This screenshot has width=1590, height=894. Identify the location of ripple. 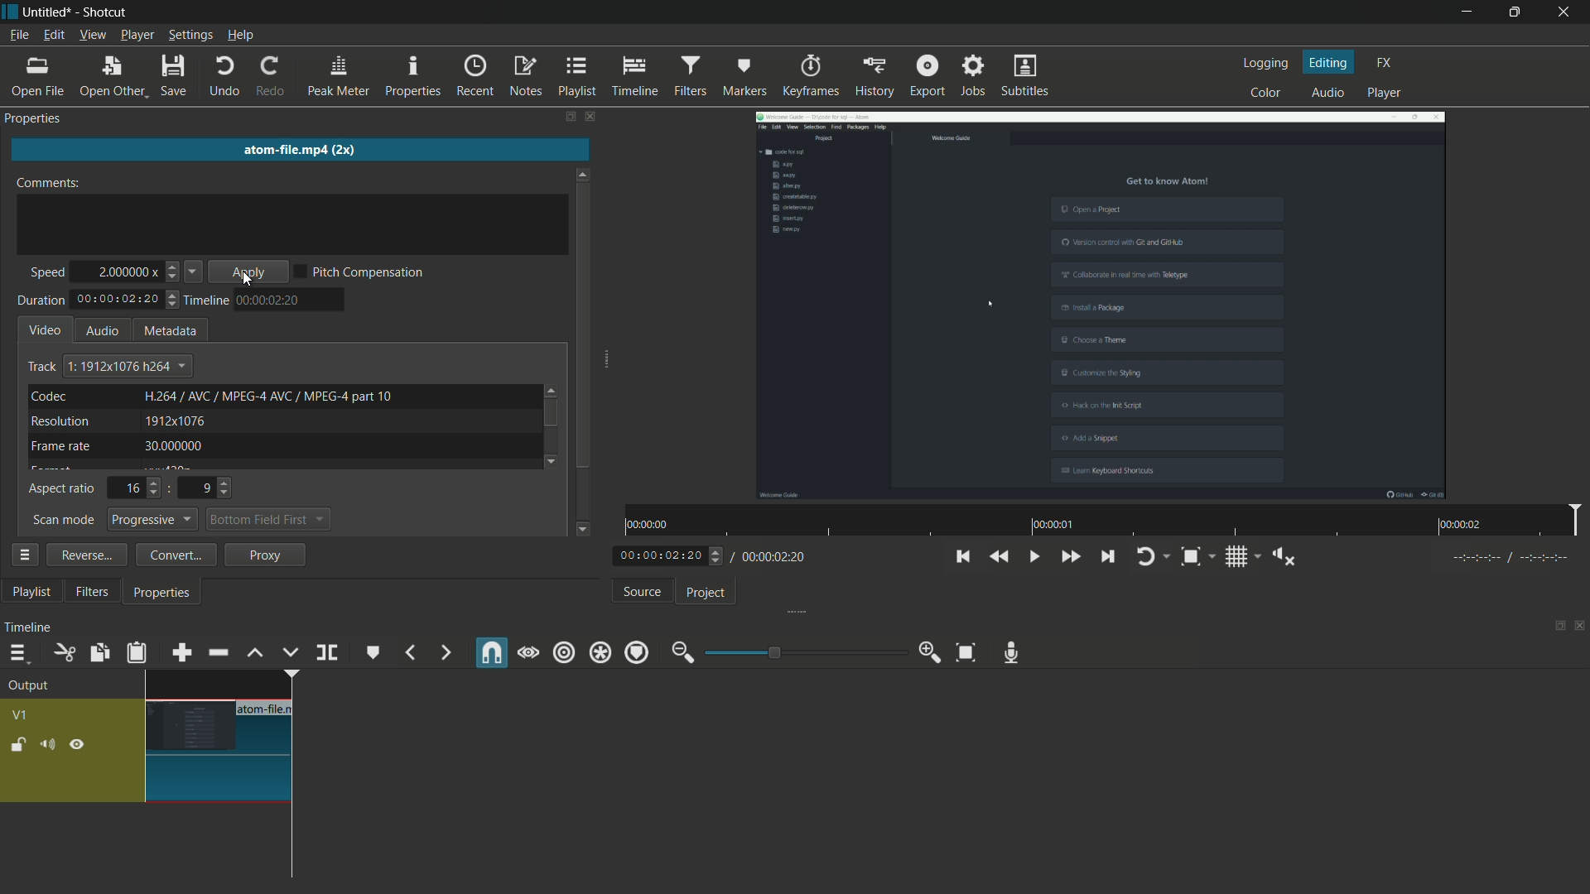
(564, 653).